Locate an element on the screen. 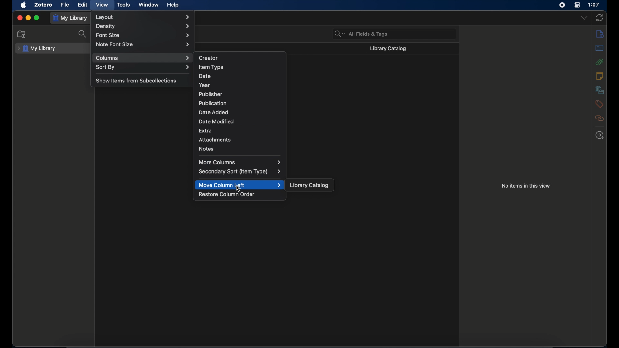  search bar is located at coordinates (361, 34).